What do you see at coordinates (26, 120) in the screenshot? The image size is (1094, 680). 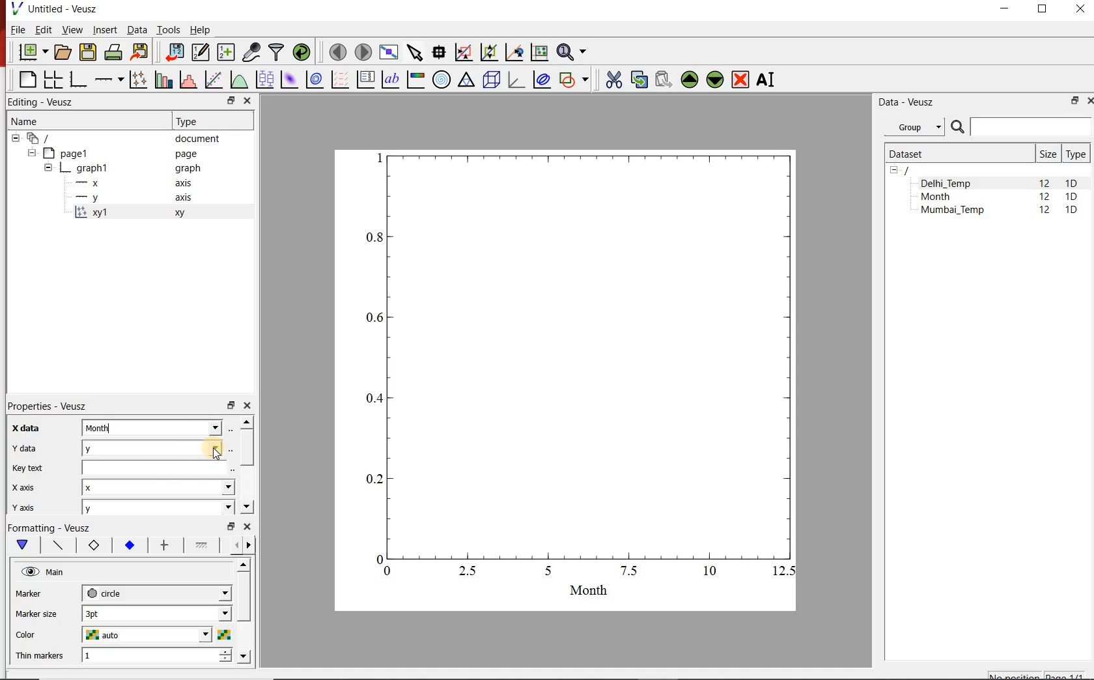 I see `Name` at bounding box center [26, 120].